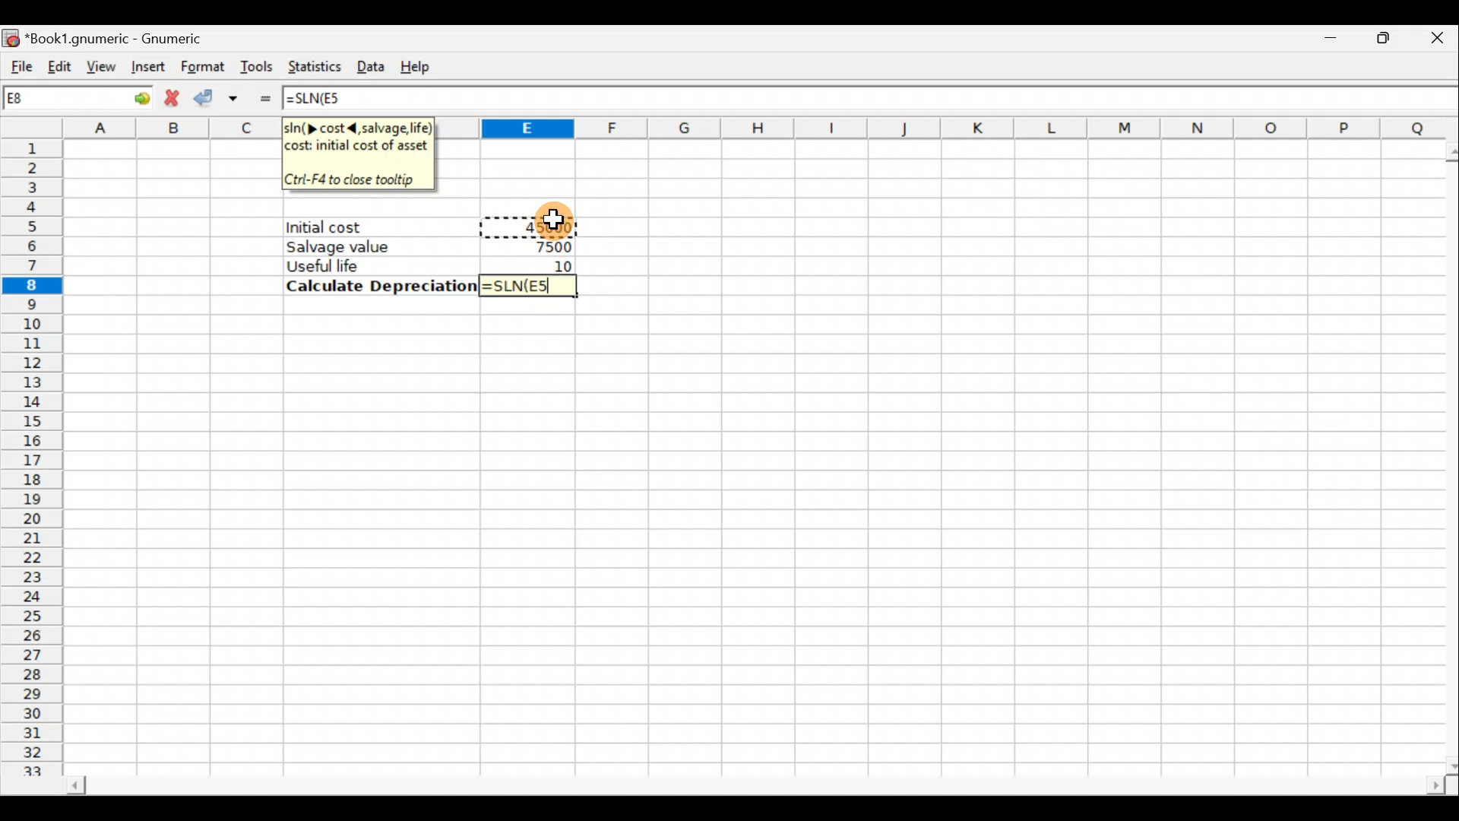 This screenshot has width=1459, height=821. I want to click on 45000, so click(544, 225).